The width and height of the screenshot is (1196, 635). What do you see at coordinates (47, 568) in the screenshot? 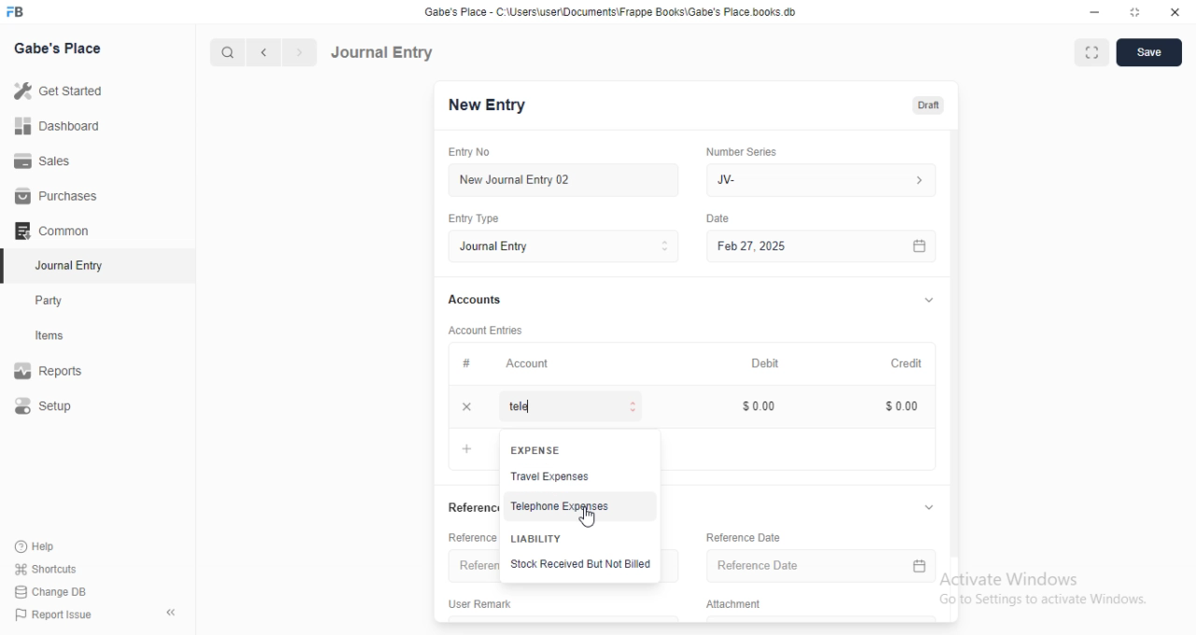
I see `' Shortcuts` at bounding box center [47, 568].